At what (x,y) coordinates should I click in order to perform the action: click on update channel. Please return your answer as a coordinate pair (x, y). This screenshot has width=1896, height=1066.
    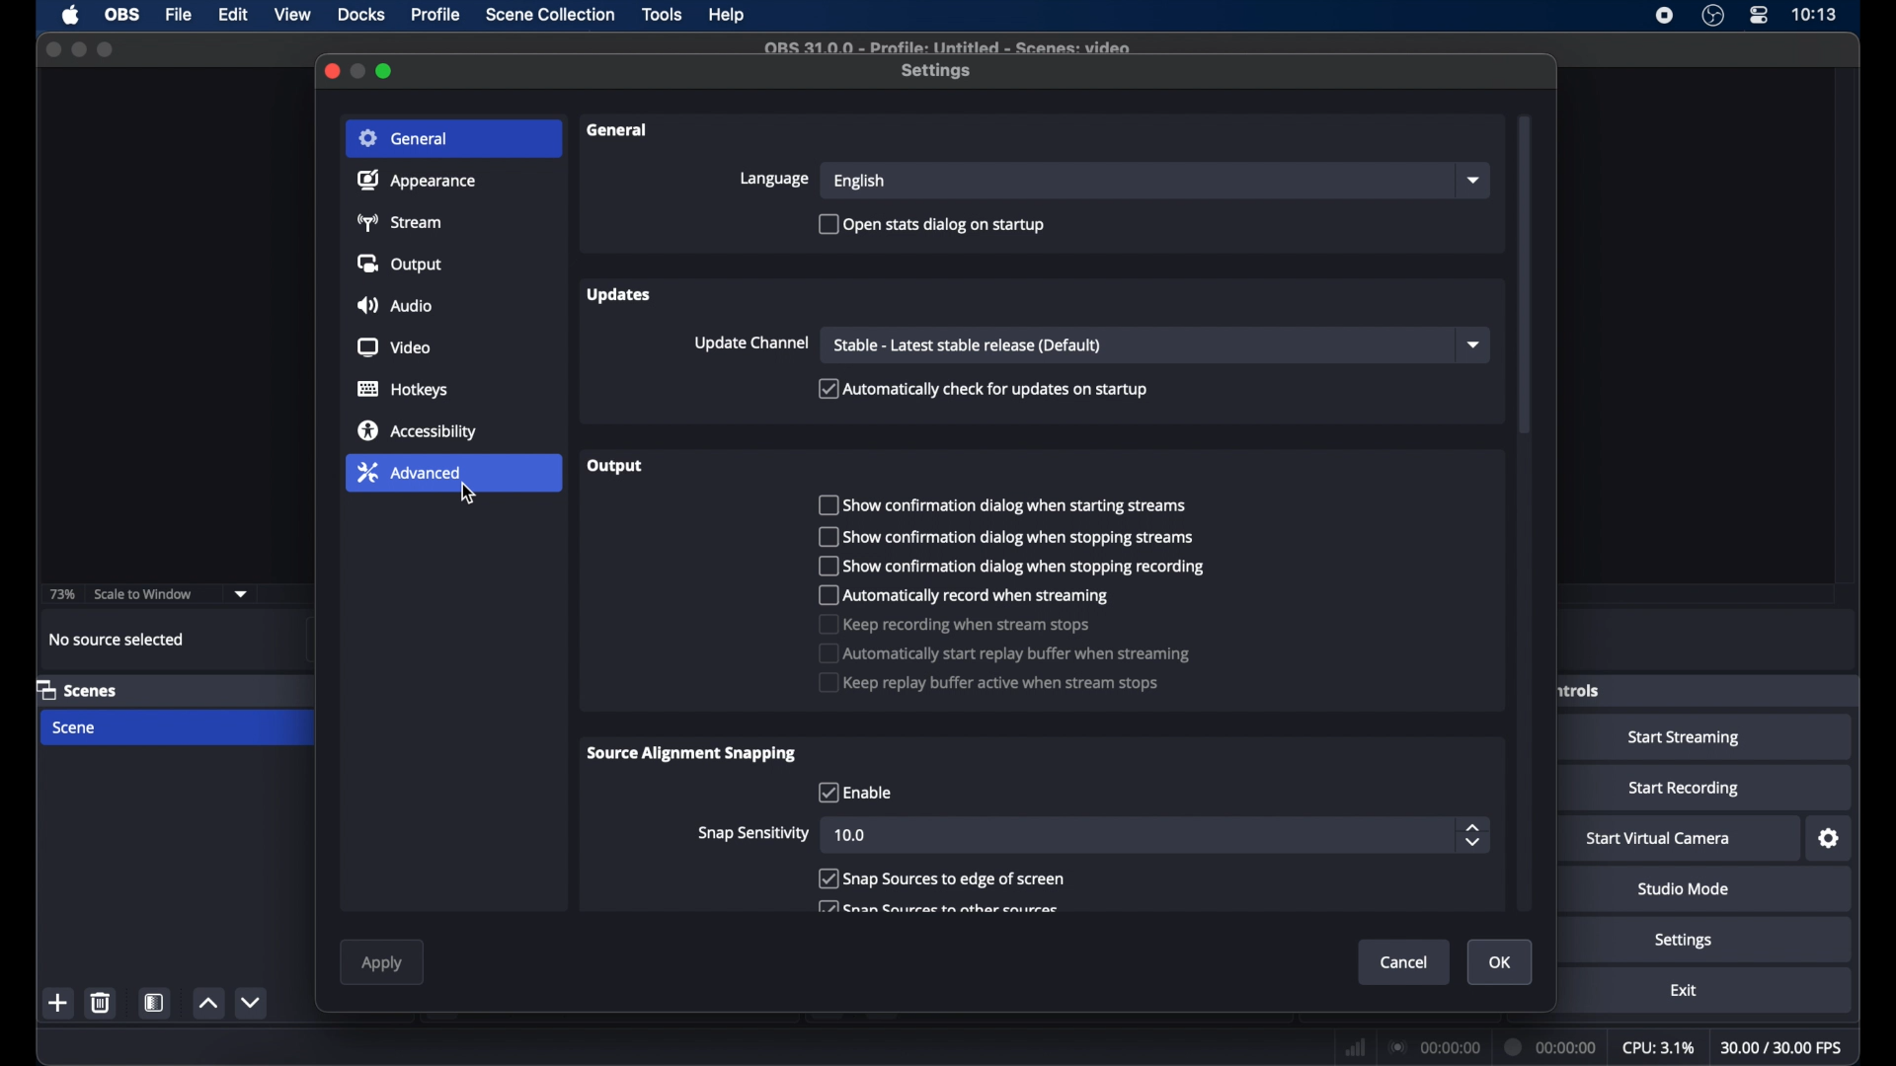
    Looking at the image, I should click on (750, 343).